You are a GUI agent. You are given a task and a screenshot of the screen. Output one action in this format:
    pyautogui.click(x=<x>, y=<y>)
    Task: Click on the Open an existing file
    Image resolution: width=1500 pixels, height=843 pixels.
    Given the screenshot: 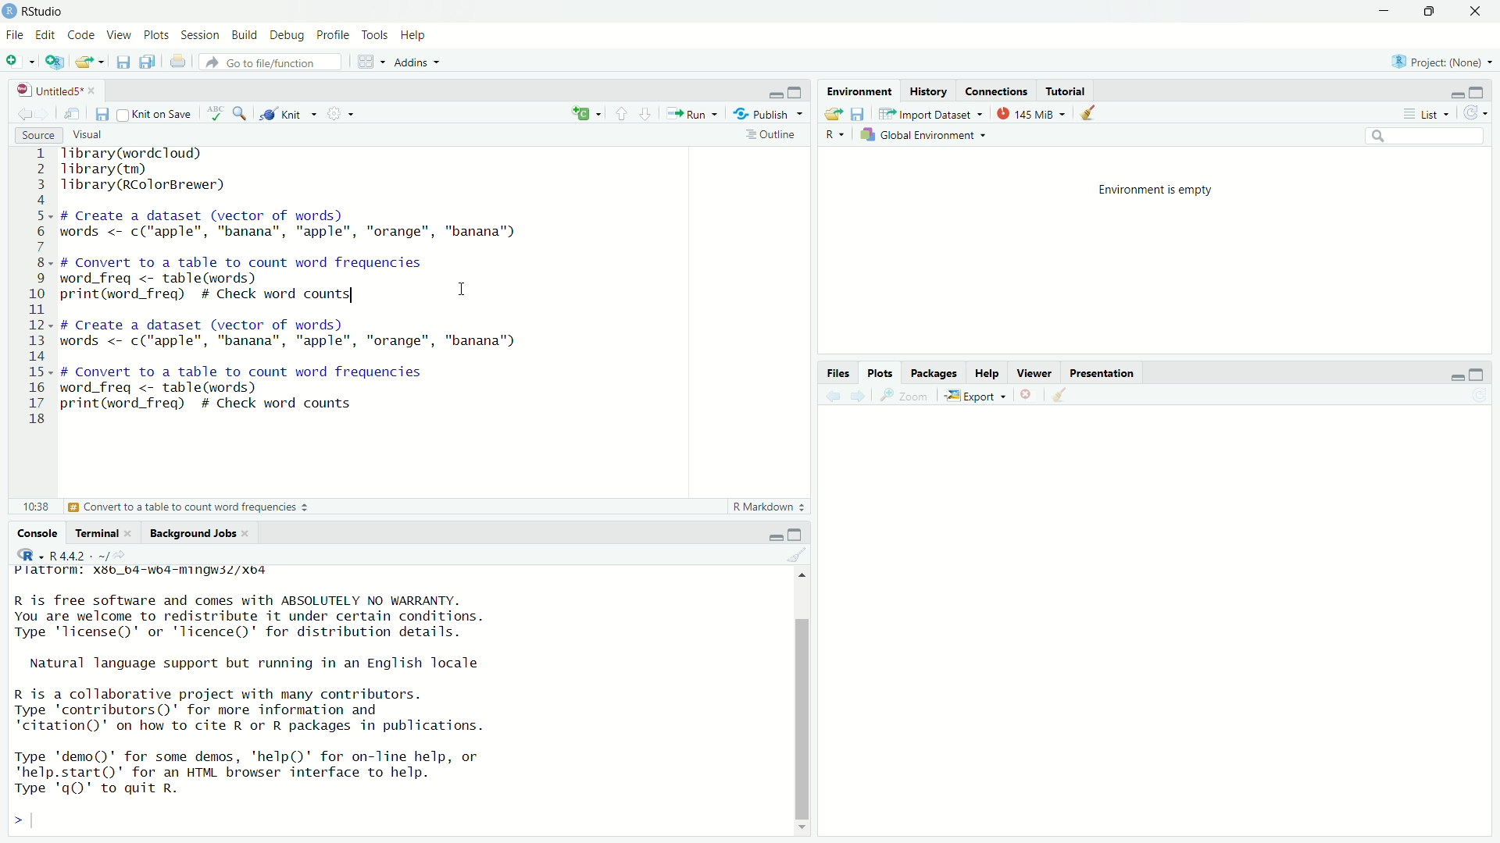 What is the action you would take?
    pyautogui.click(x=88, y=62)
    